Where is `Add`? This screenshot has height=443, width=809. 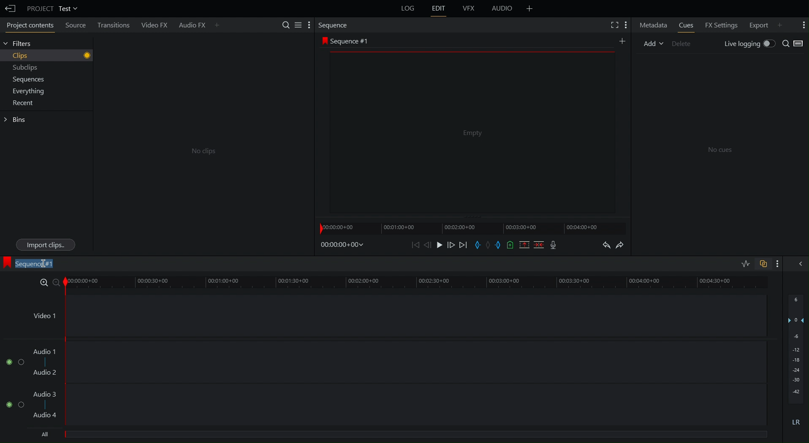 Add is located at coordinates (651, 45).